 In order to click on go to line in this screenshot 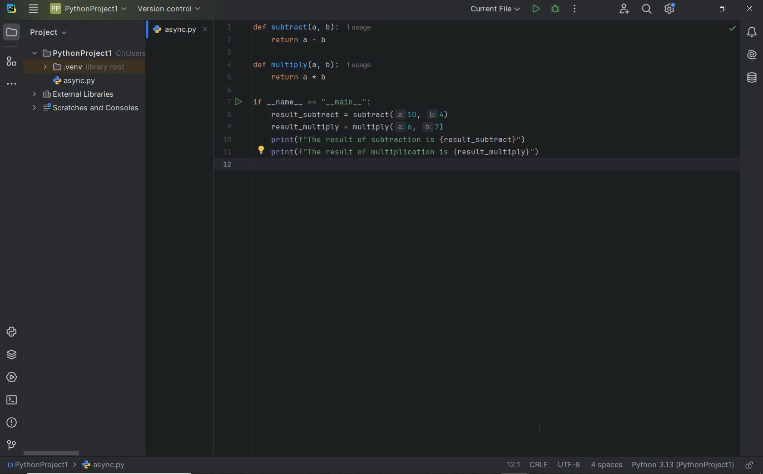, I will do `click(512, 465)`.